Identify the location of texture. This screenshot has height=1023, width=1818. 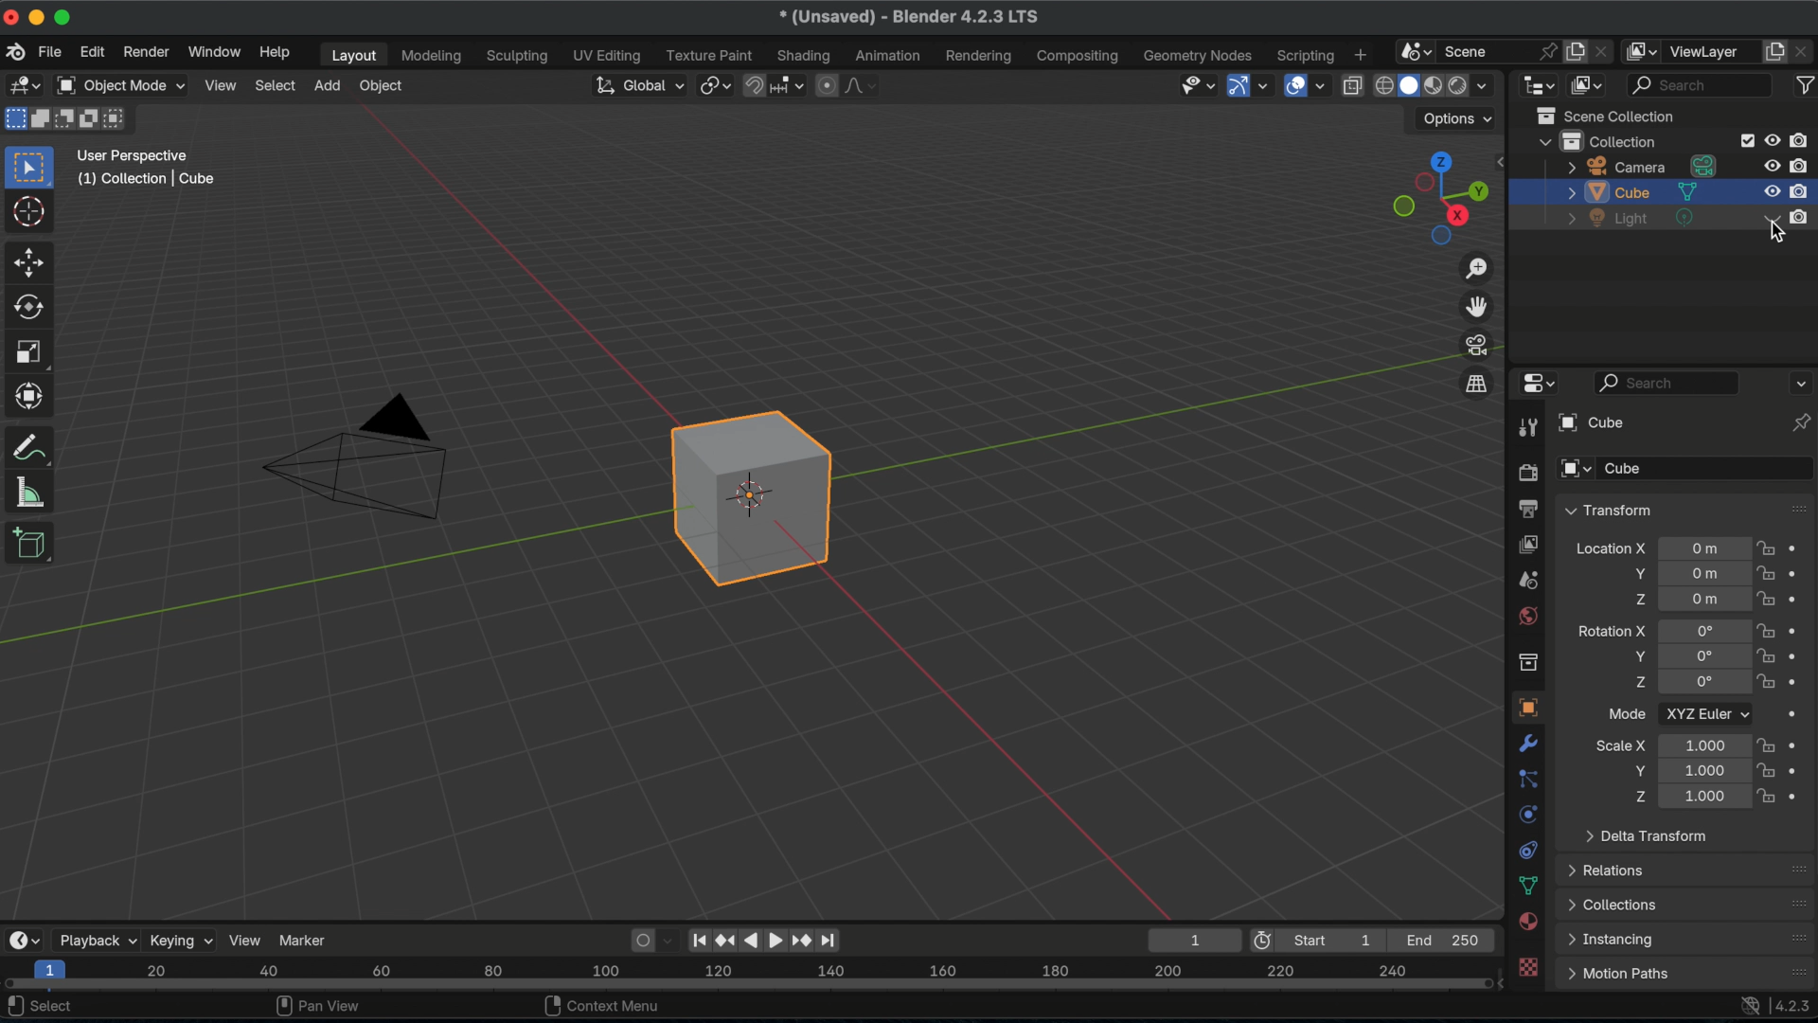
(1528, 967).